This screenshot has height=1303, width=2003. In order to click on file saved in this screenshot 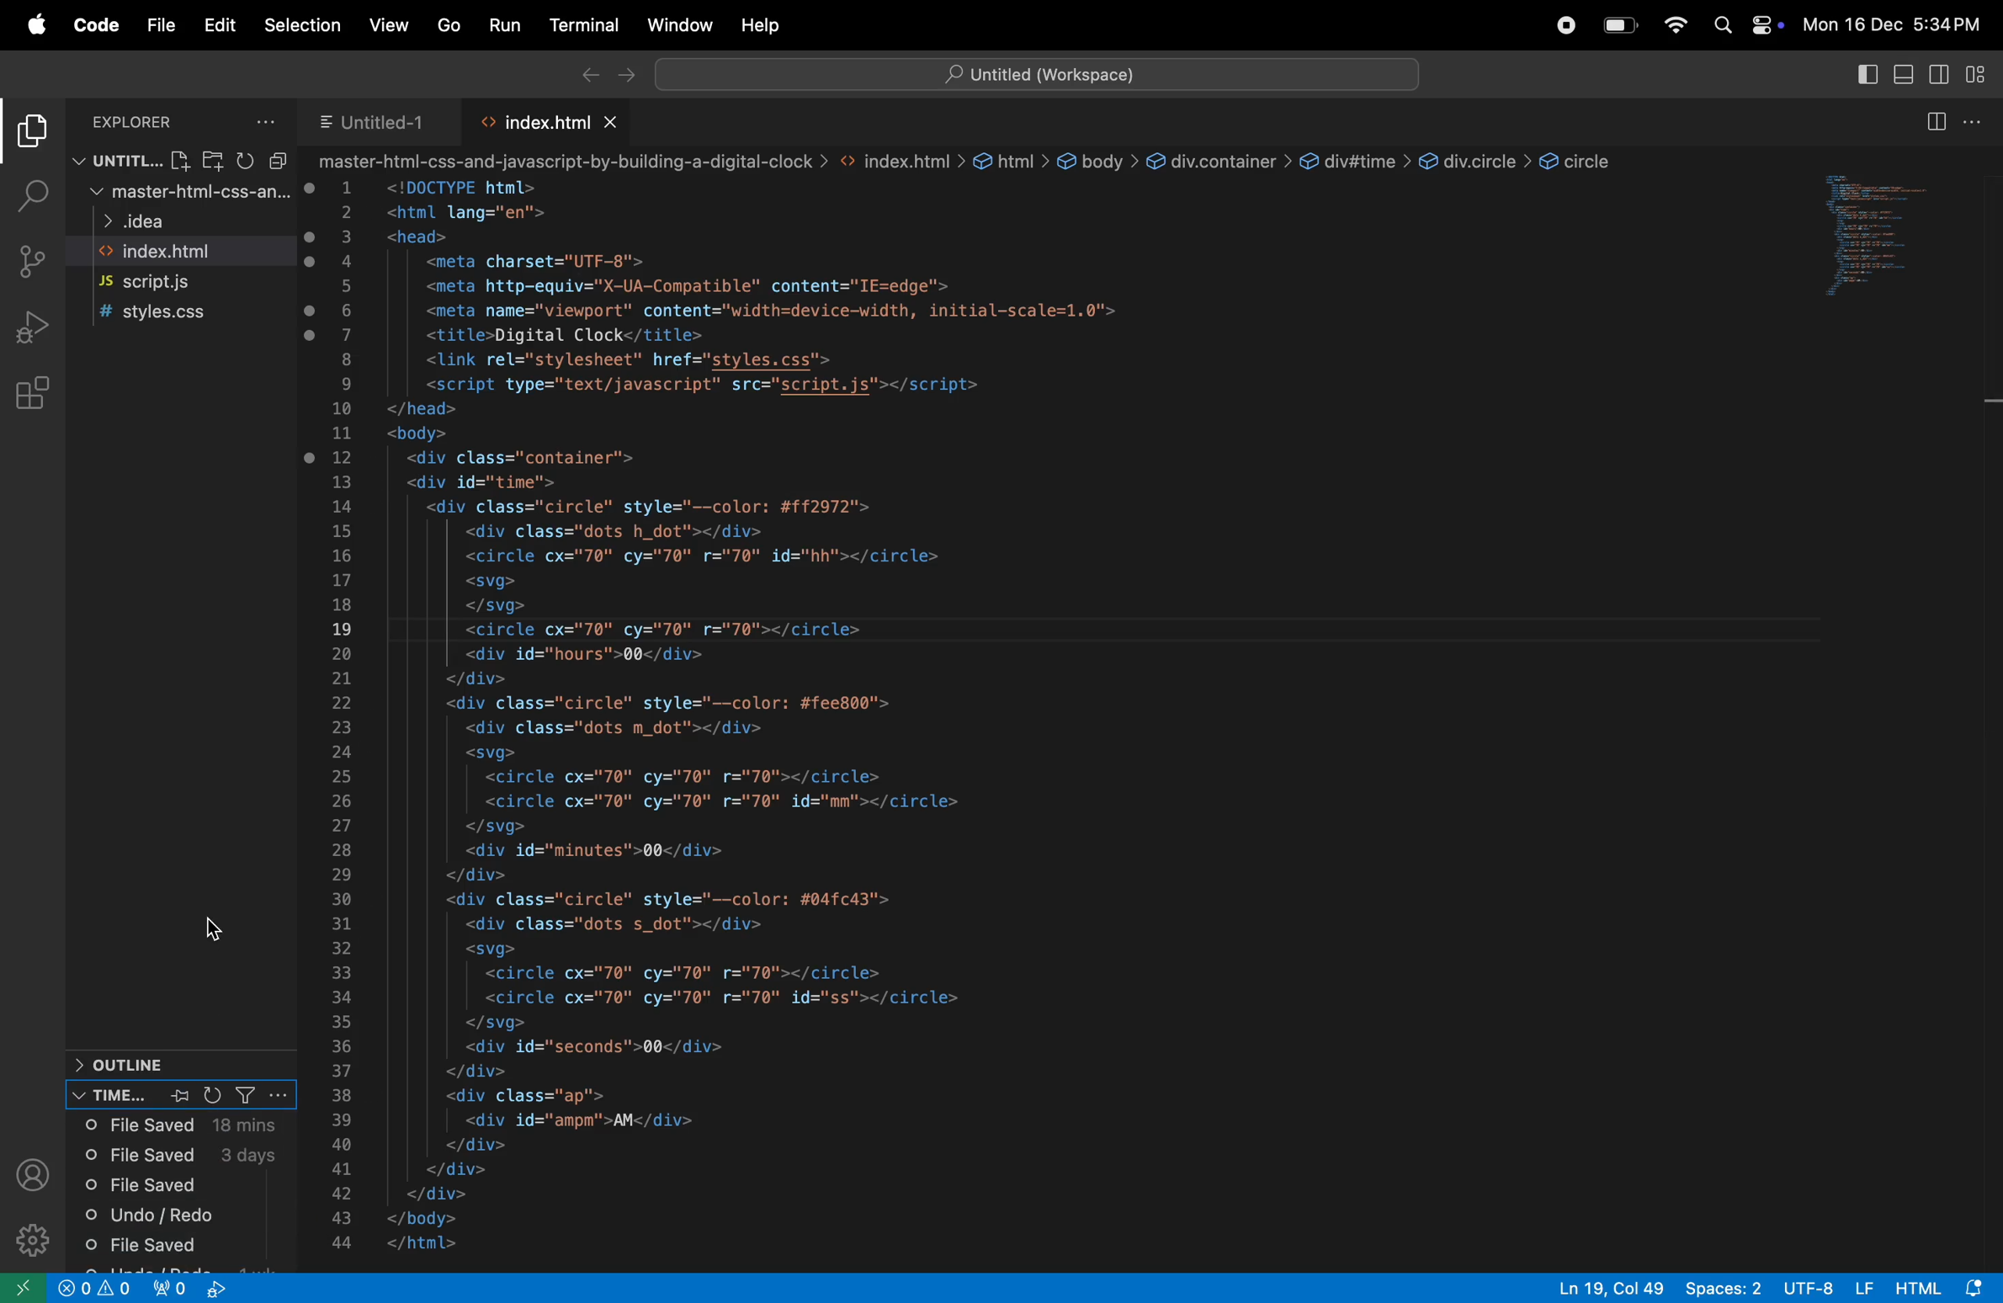, I will do `click(189, 1186)`.